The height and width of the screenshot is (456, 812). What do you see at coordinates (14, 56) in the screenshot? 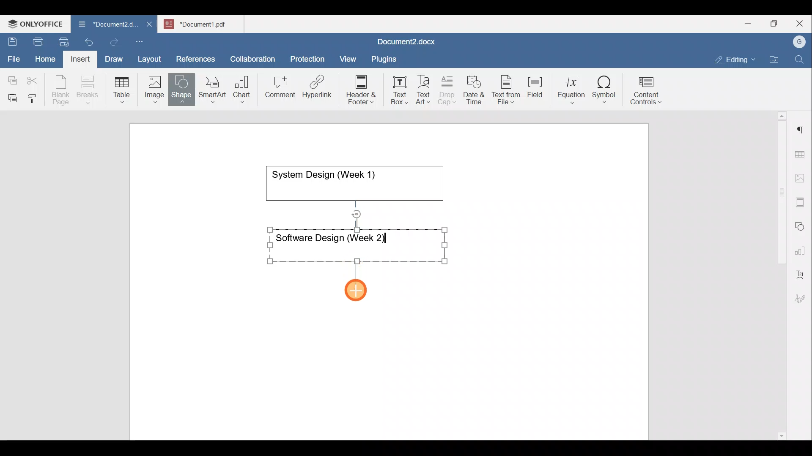
I see `File` at bounding box center [14, 56].